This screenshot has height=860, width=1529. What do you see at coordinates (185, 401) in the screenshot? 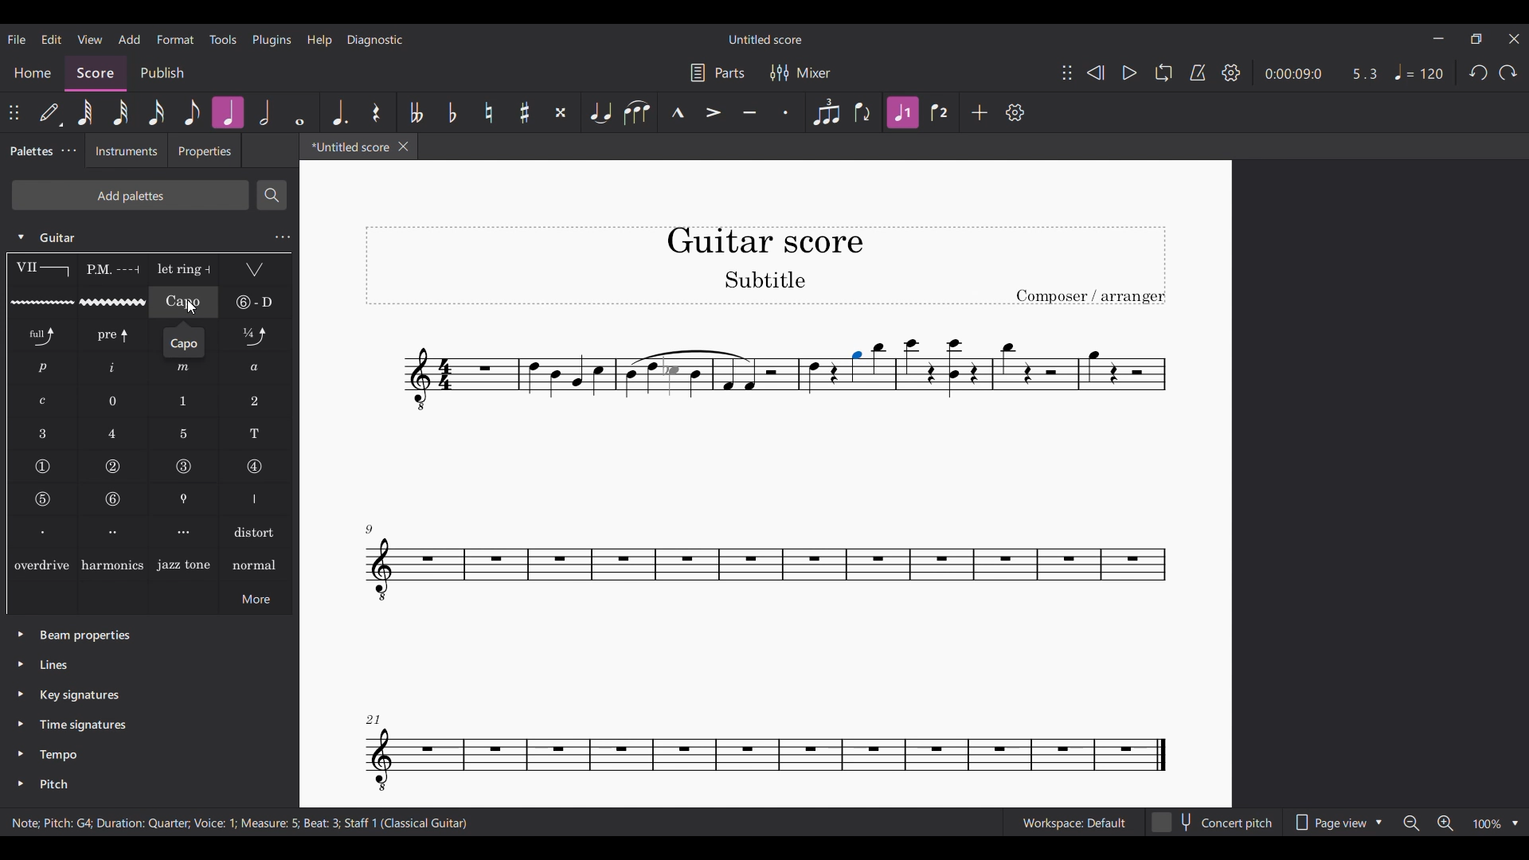
I see `LH guitar fingering 1` at bounding box center [185, 401].